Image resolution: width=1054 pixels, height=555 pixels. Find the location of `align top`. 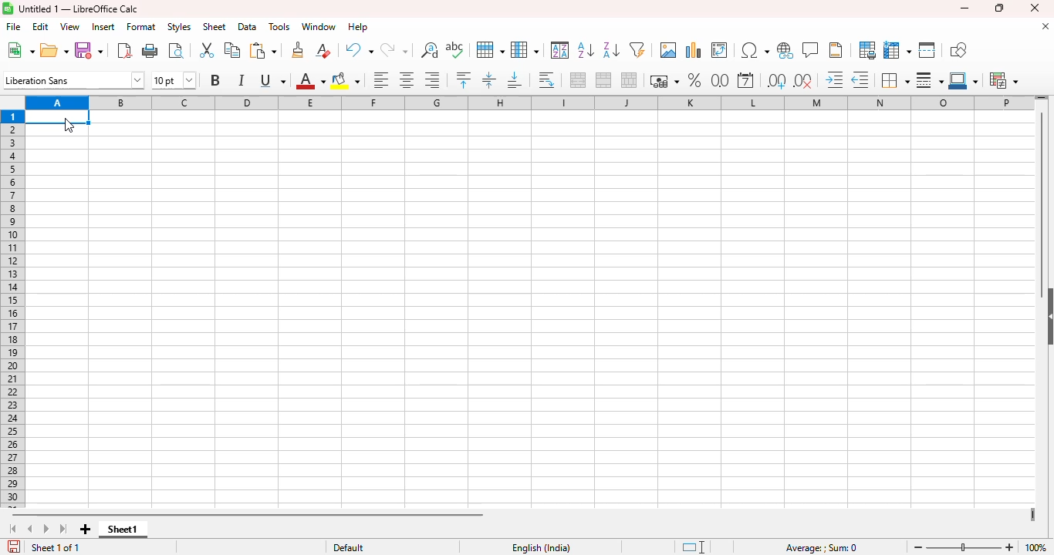

align top is located at coordinates (463, 79).